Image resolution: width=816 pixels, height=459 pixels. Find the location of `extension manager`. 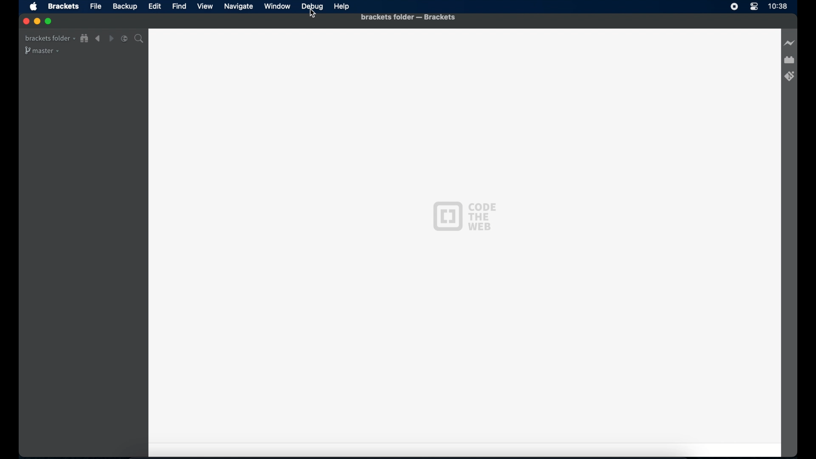

extension manager is located at coordinates (789, 60).